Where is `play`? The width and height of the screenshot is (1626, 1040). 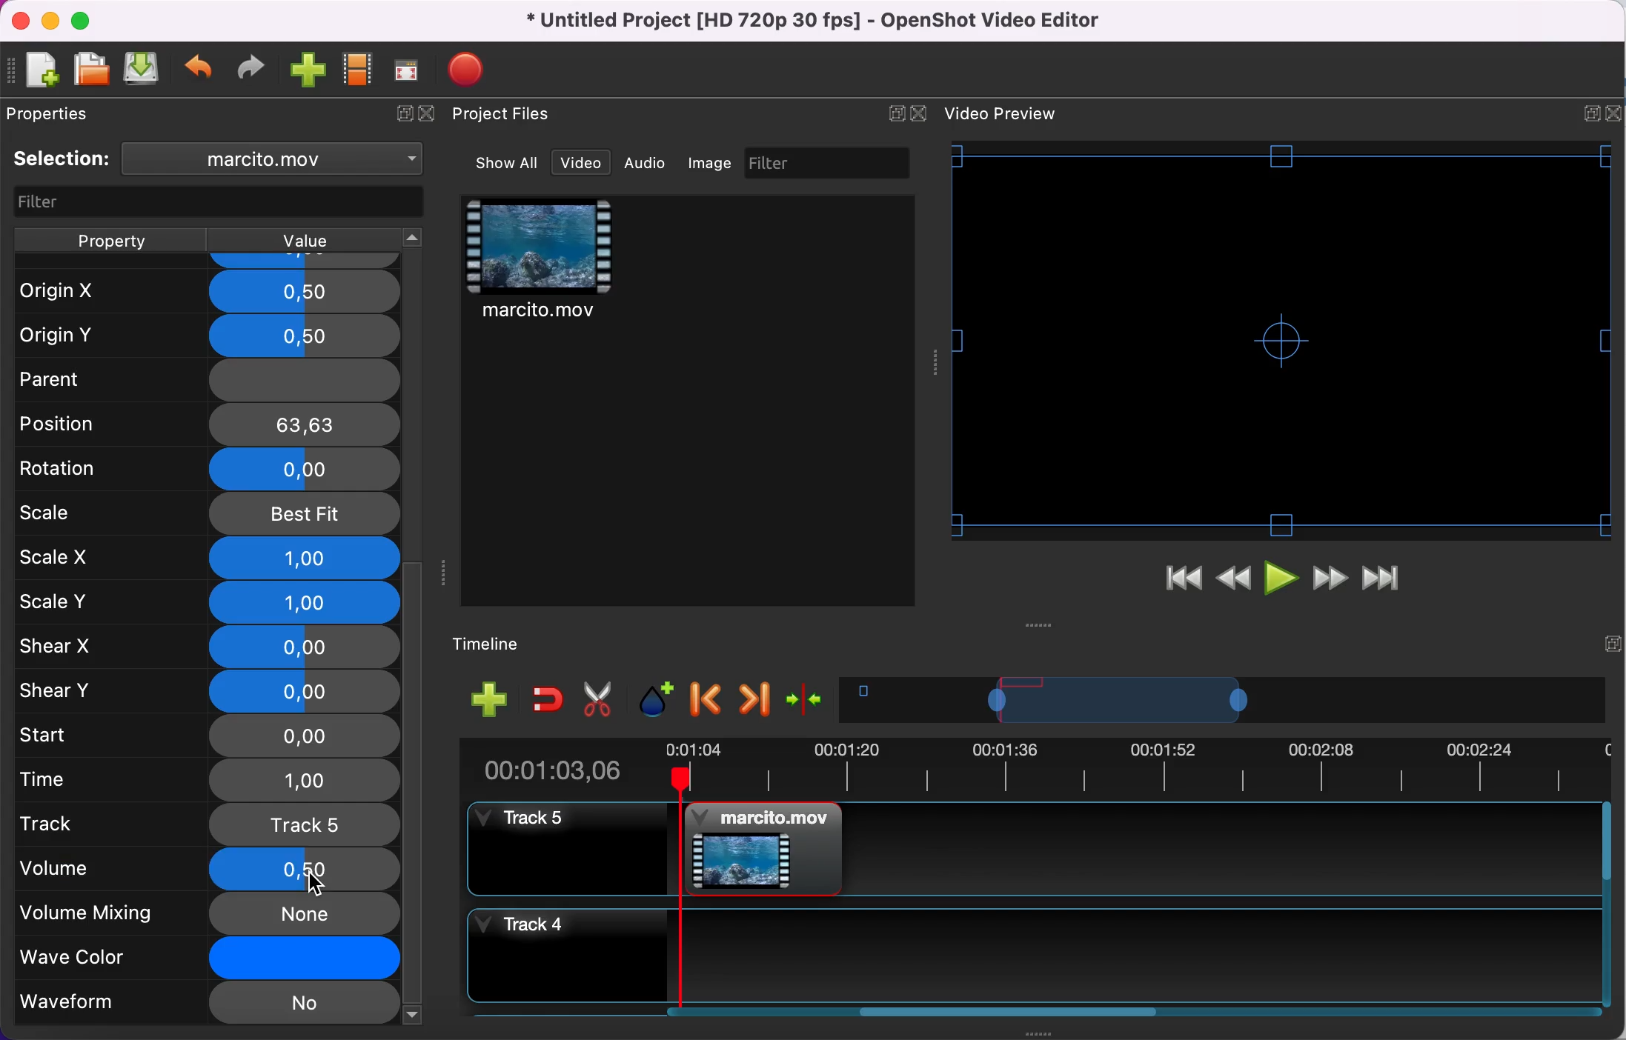 play is located at coordinates (1284, 581).